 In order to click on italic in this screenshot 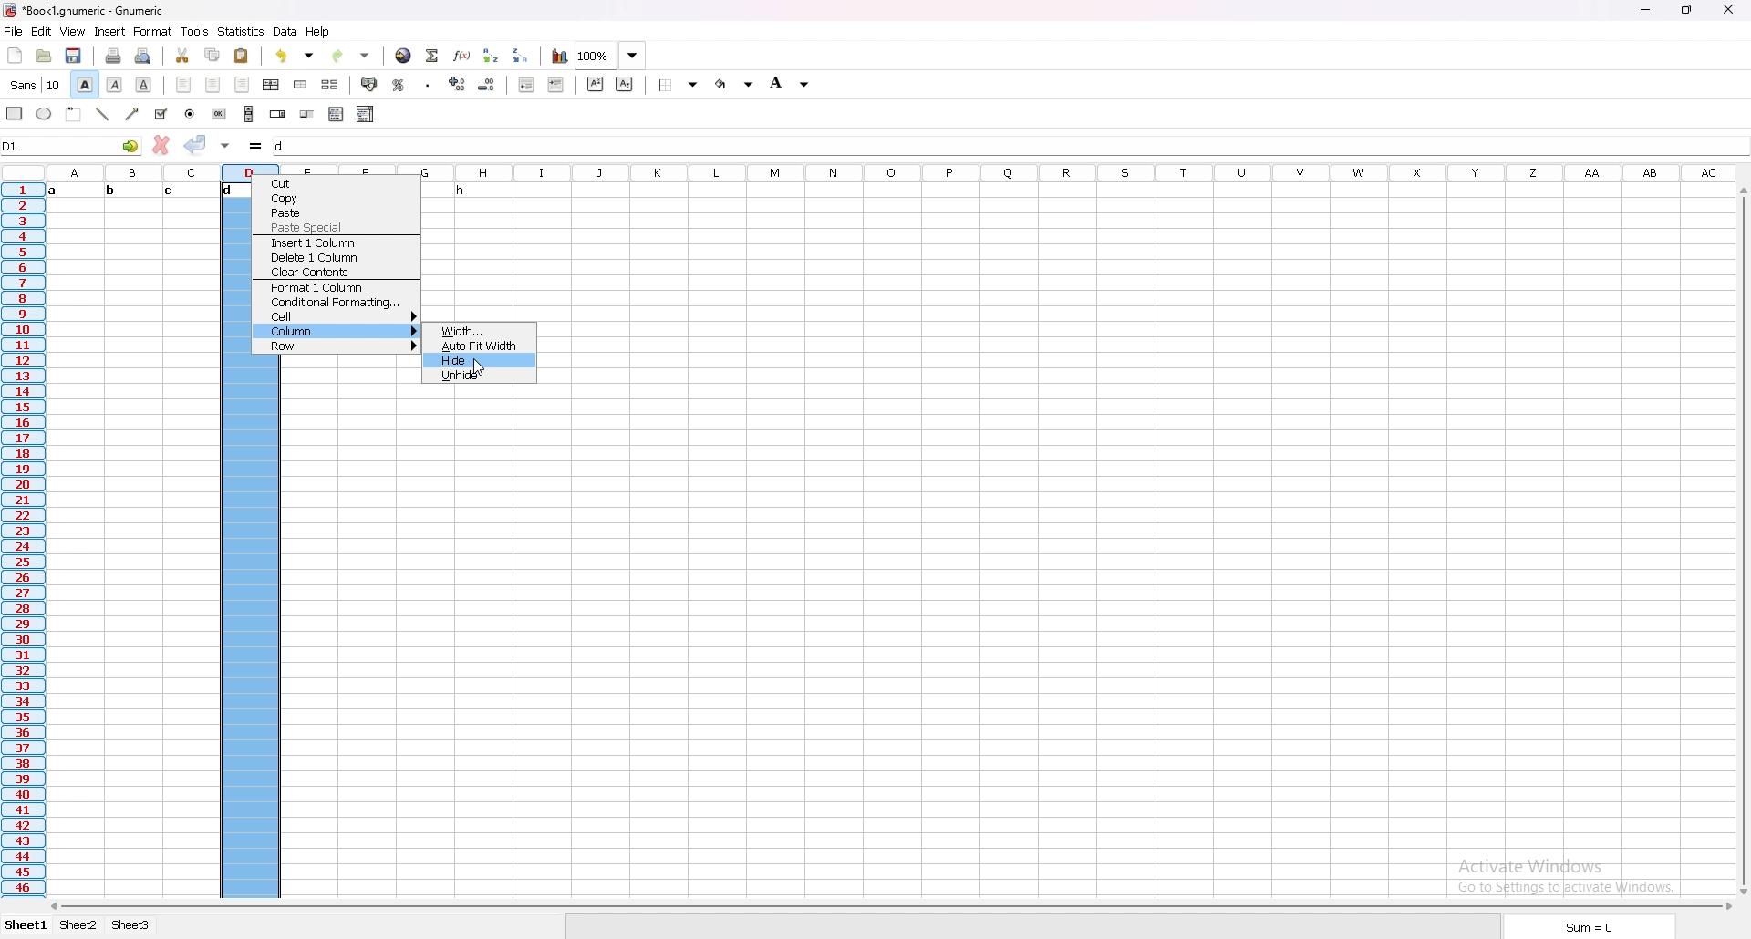, I will do `click(117, 84)`.